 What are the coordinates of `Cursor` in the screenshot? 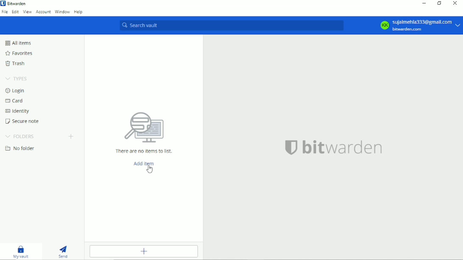 It's located at (149, 169).